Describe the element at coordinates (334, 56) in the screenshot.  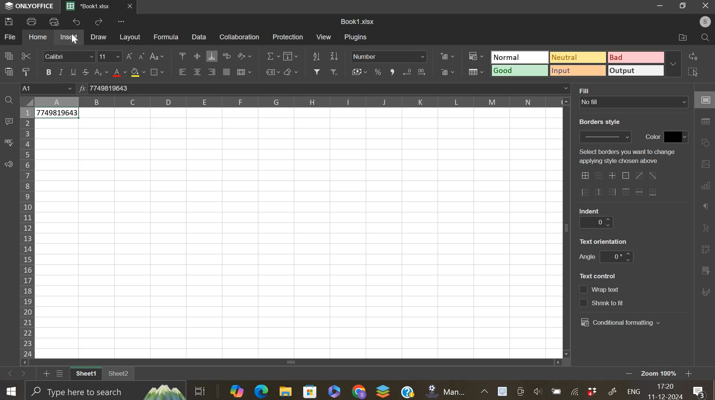
I see `sort descending` at that location.